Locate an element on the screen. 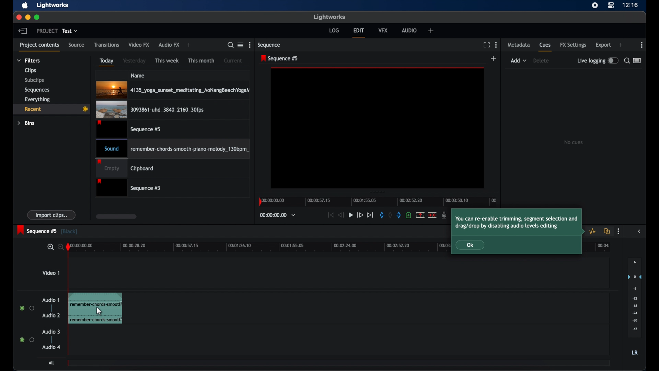 This screenshot has width=659, height=371. transitions is located at coordinates (106, 45).